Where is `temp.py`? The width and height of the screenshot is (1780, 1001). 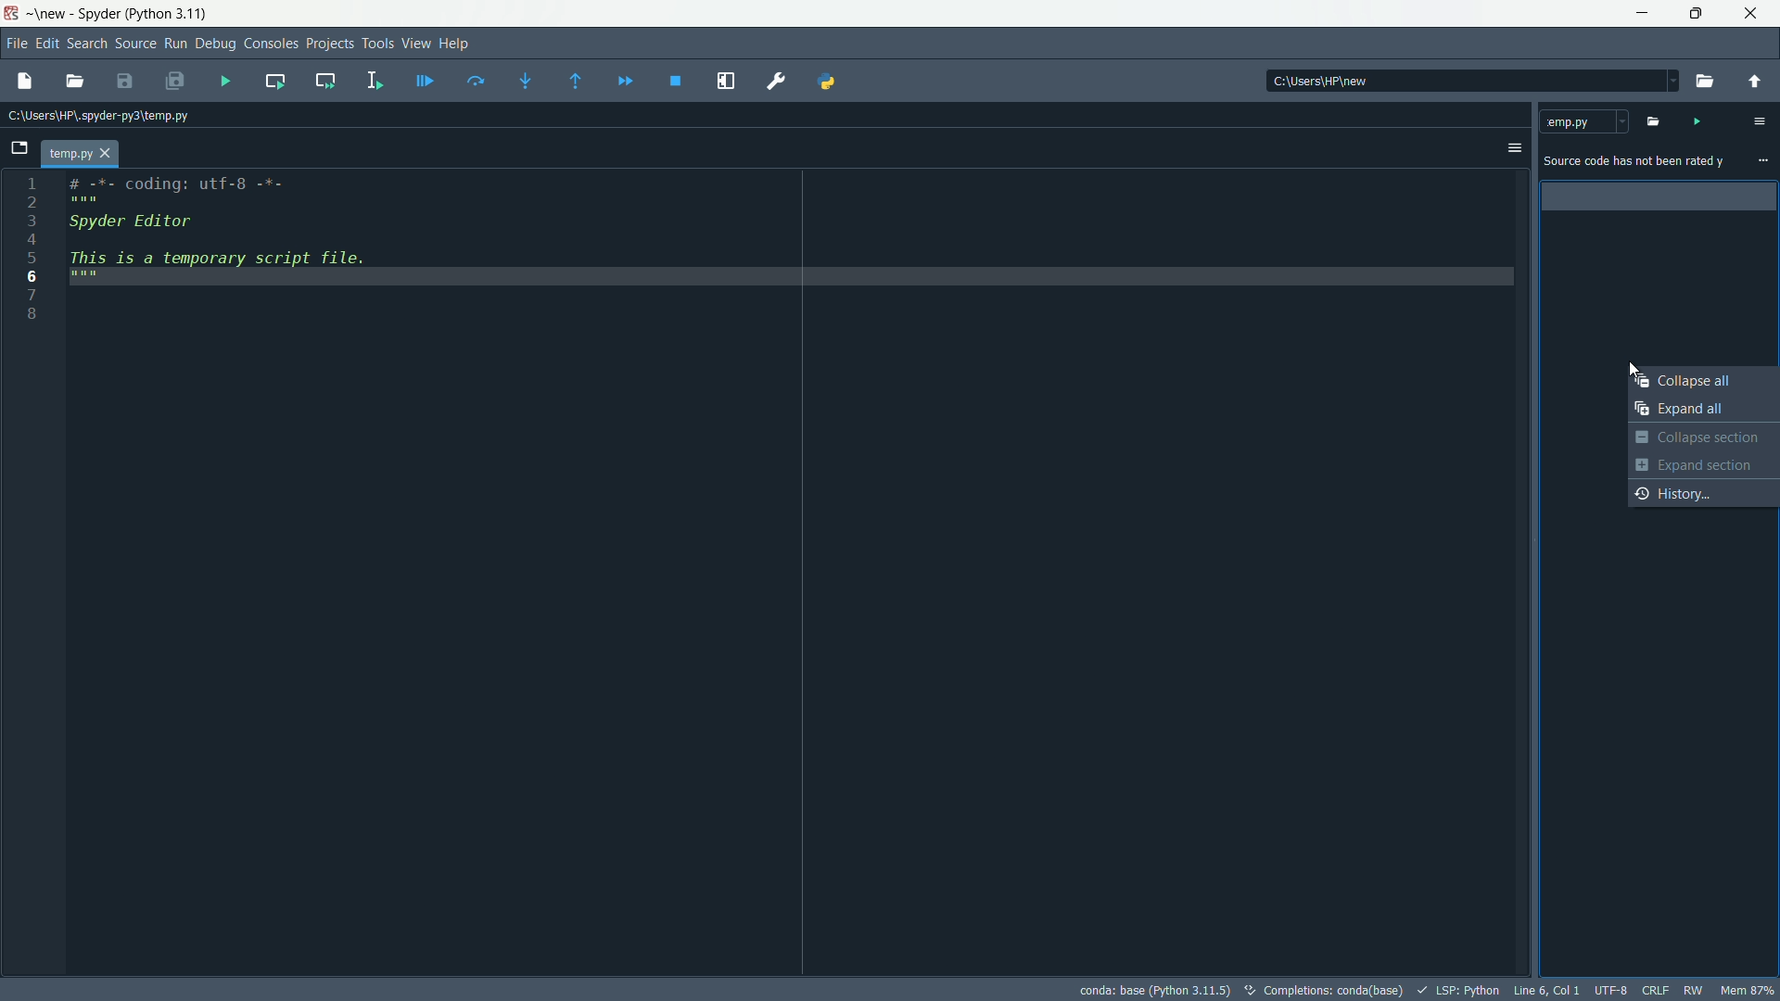
temp.py is located at coordinates (1584, 120).